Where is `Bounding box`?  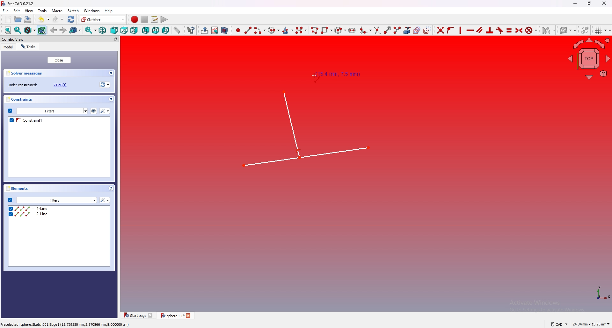 Bounding box is located at coordinates (42, 30).